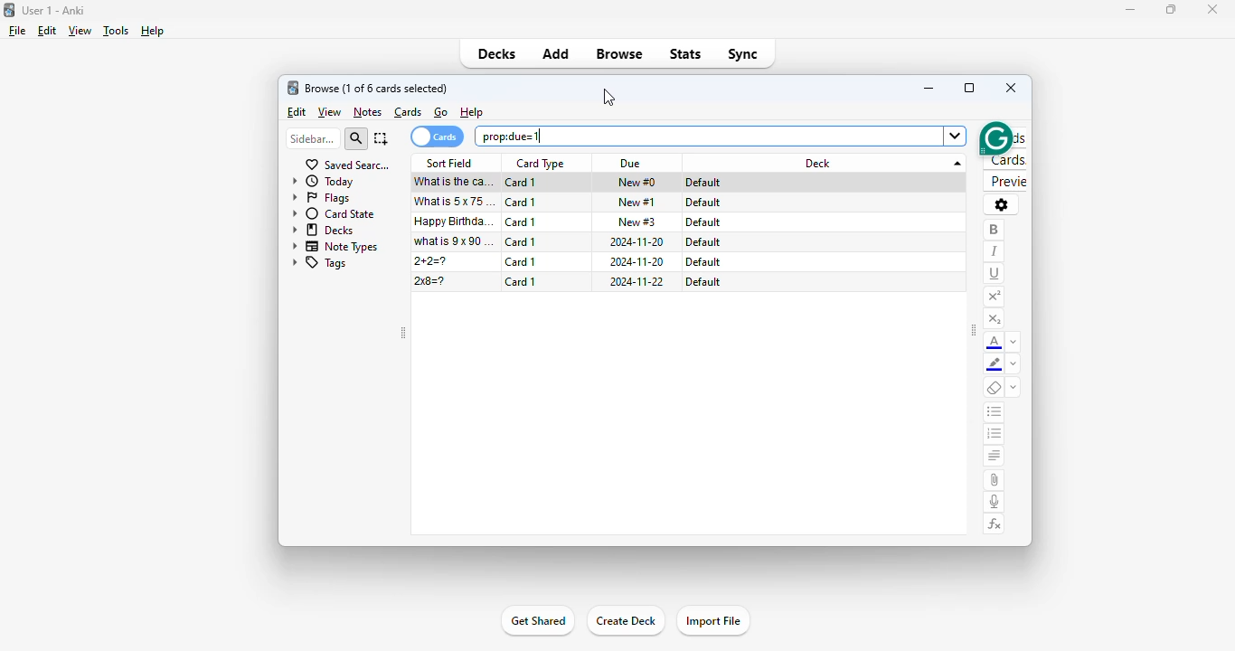 This screenshot has height=651, width=1235. I want to click on select formatting to remove, so click(1013, 388).